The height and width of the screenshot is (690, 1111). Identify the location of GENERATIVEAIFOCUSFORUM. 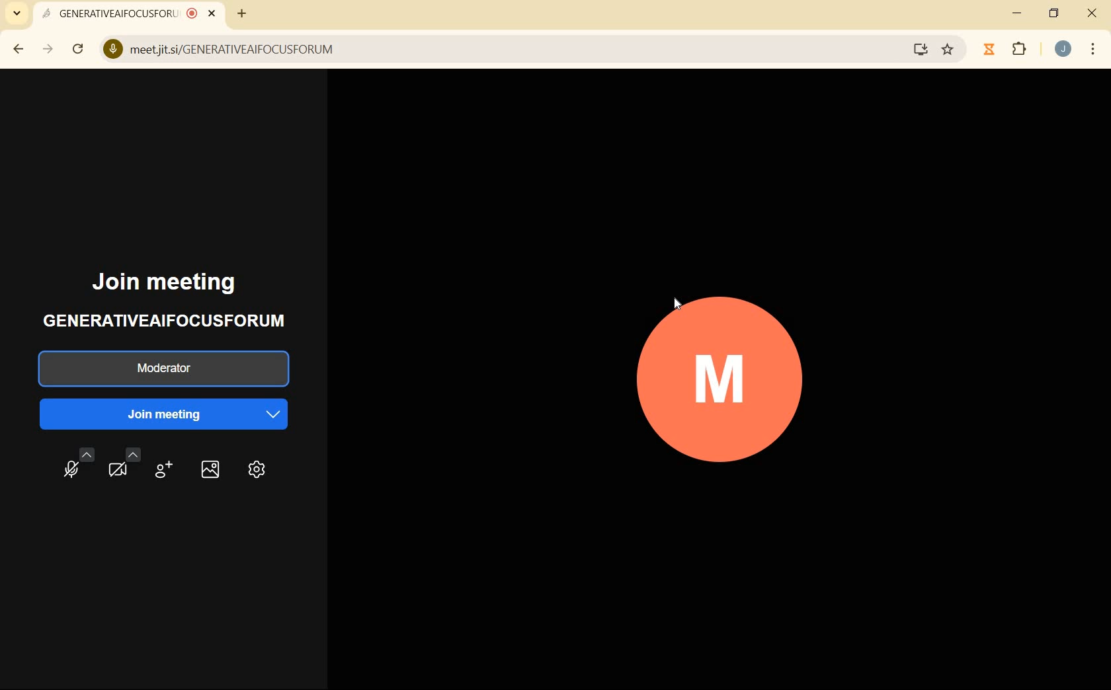
(177, 319).